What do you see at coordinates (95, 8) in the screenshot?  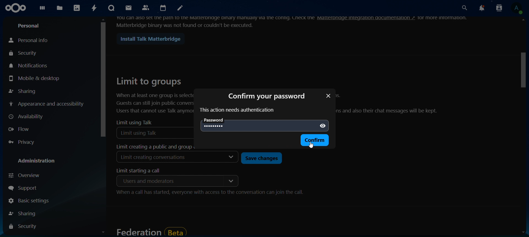 I see `activity` at bounding box center [95, 8].